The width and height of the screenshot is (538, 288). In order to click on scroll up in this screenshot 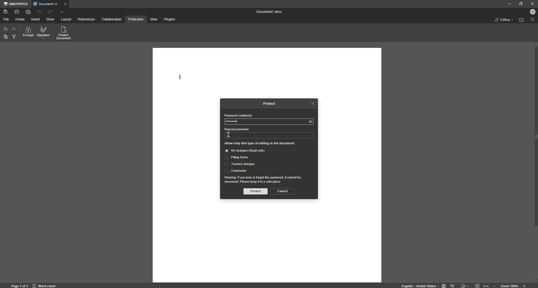, I will do `click(535, 44)`.